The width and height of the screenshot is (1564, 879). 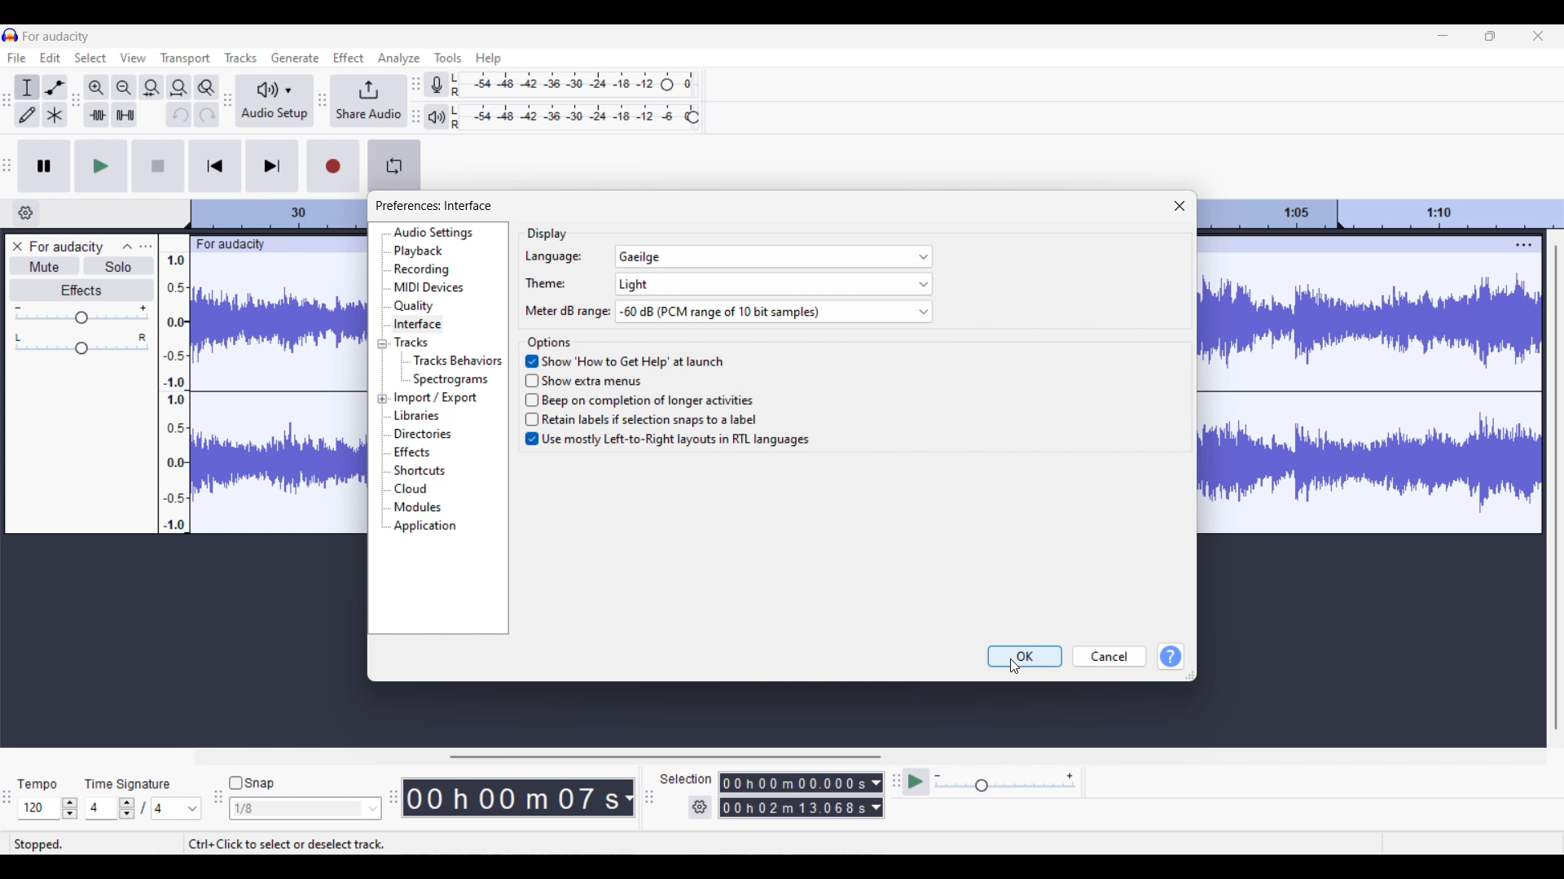 I want to click on Playback, so click(x=420, y=251).